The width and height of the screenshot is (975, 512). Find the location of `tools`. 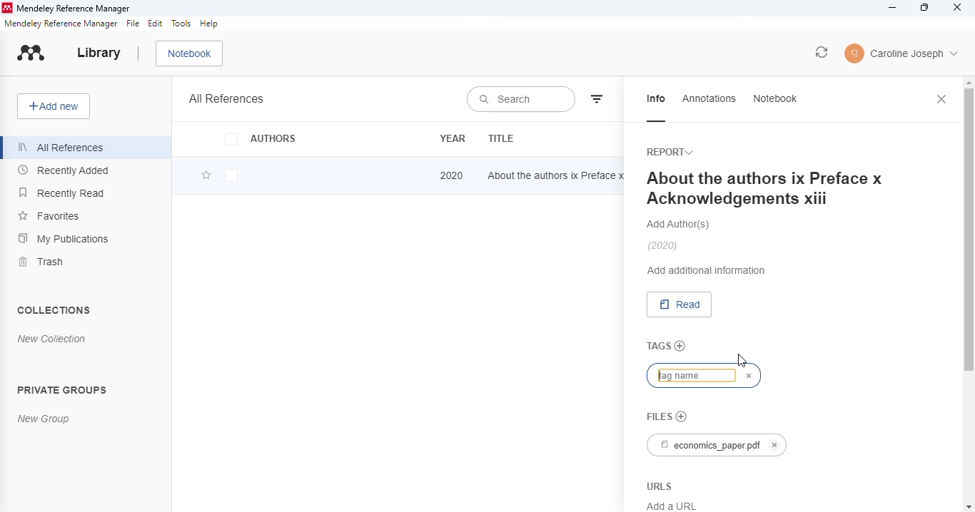

tools is located at coordinates (181, 24).